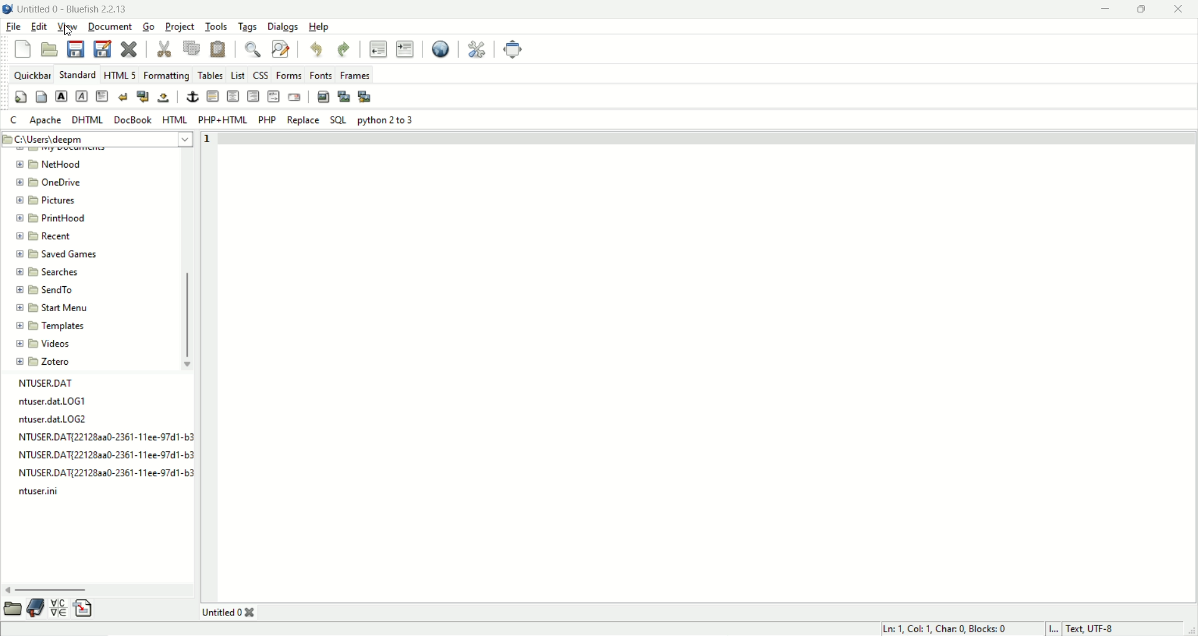  What do you see at coordinates (69, 26) in the screenshot?
I see `view` at bounding box center [69, 26].